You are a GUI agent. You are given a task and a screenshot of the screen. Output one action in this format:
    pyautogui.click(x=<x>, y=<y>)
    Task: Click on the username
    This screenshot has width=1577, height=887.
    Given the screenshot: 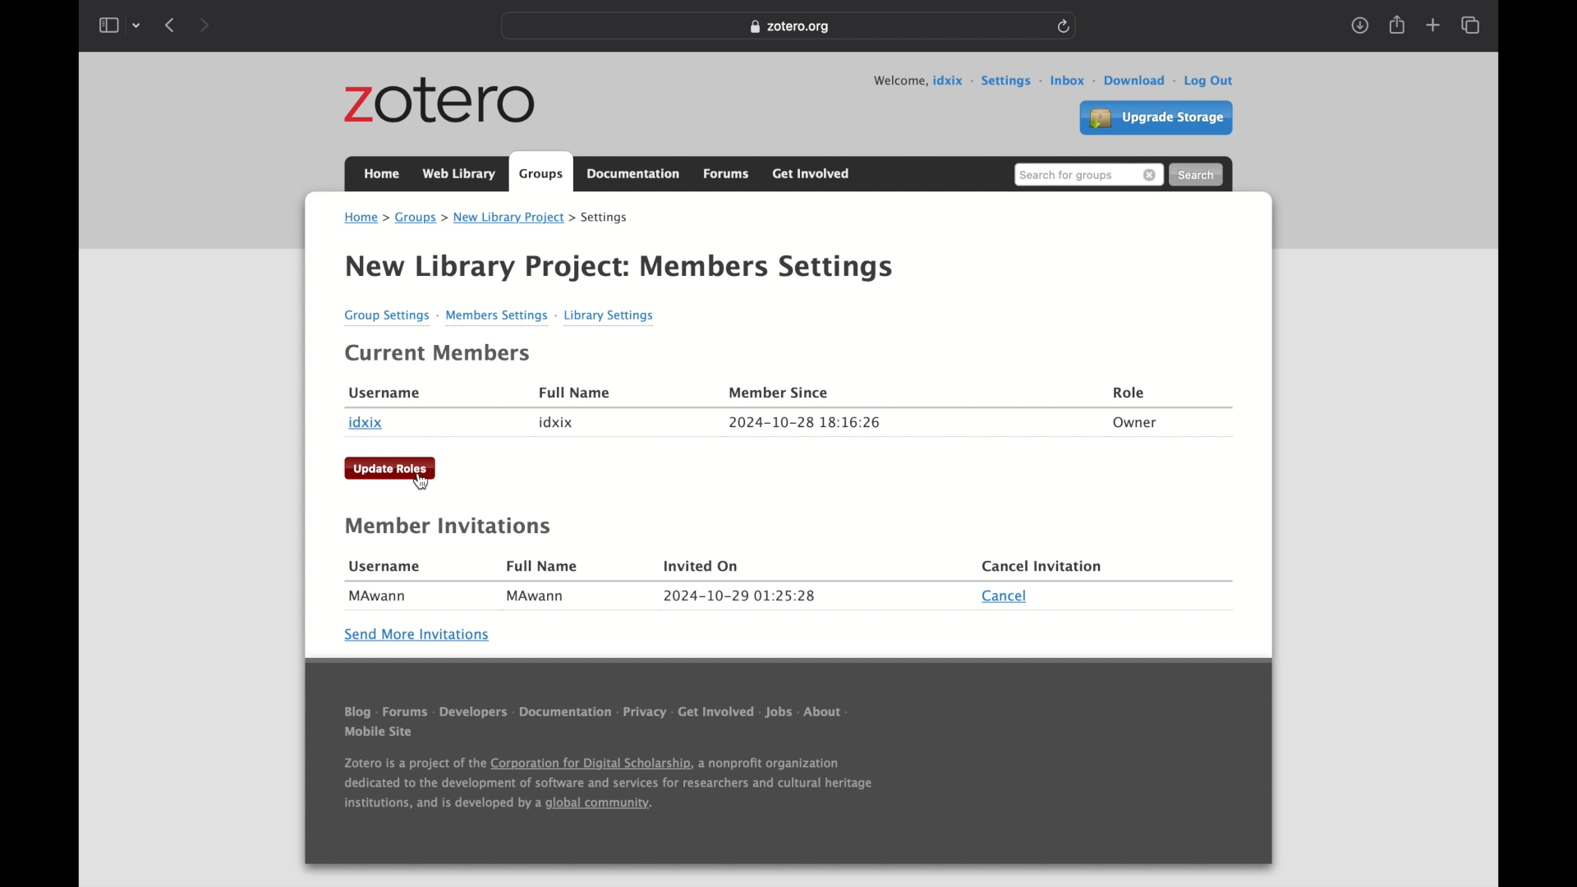 What is the action you would take?
    pyautogui.click(x=384, y=393)
    